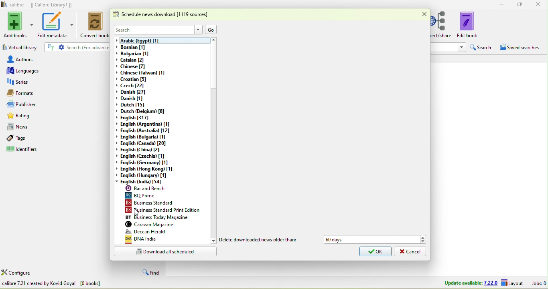 The image size is (548, 289). I want to click on go, so click(212, 30).